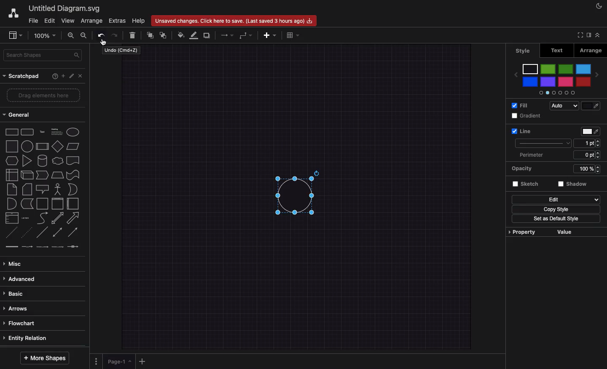  What do you see at coordinates (143, 361) in the screenshot?
I see `Add` at bounding box center [143, 361].